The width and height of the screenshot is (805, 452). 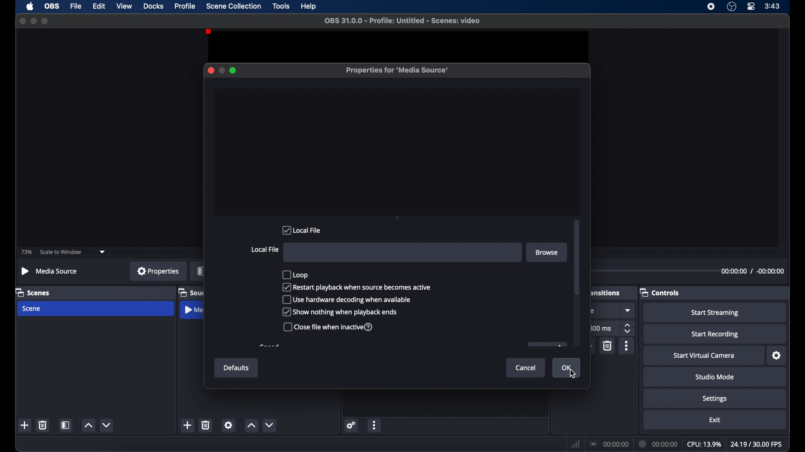 I want to click on OBS 31.0.0 - Profile: Untitled - Scenes: video, so click(x=402, y=21).